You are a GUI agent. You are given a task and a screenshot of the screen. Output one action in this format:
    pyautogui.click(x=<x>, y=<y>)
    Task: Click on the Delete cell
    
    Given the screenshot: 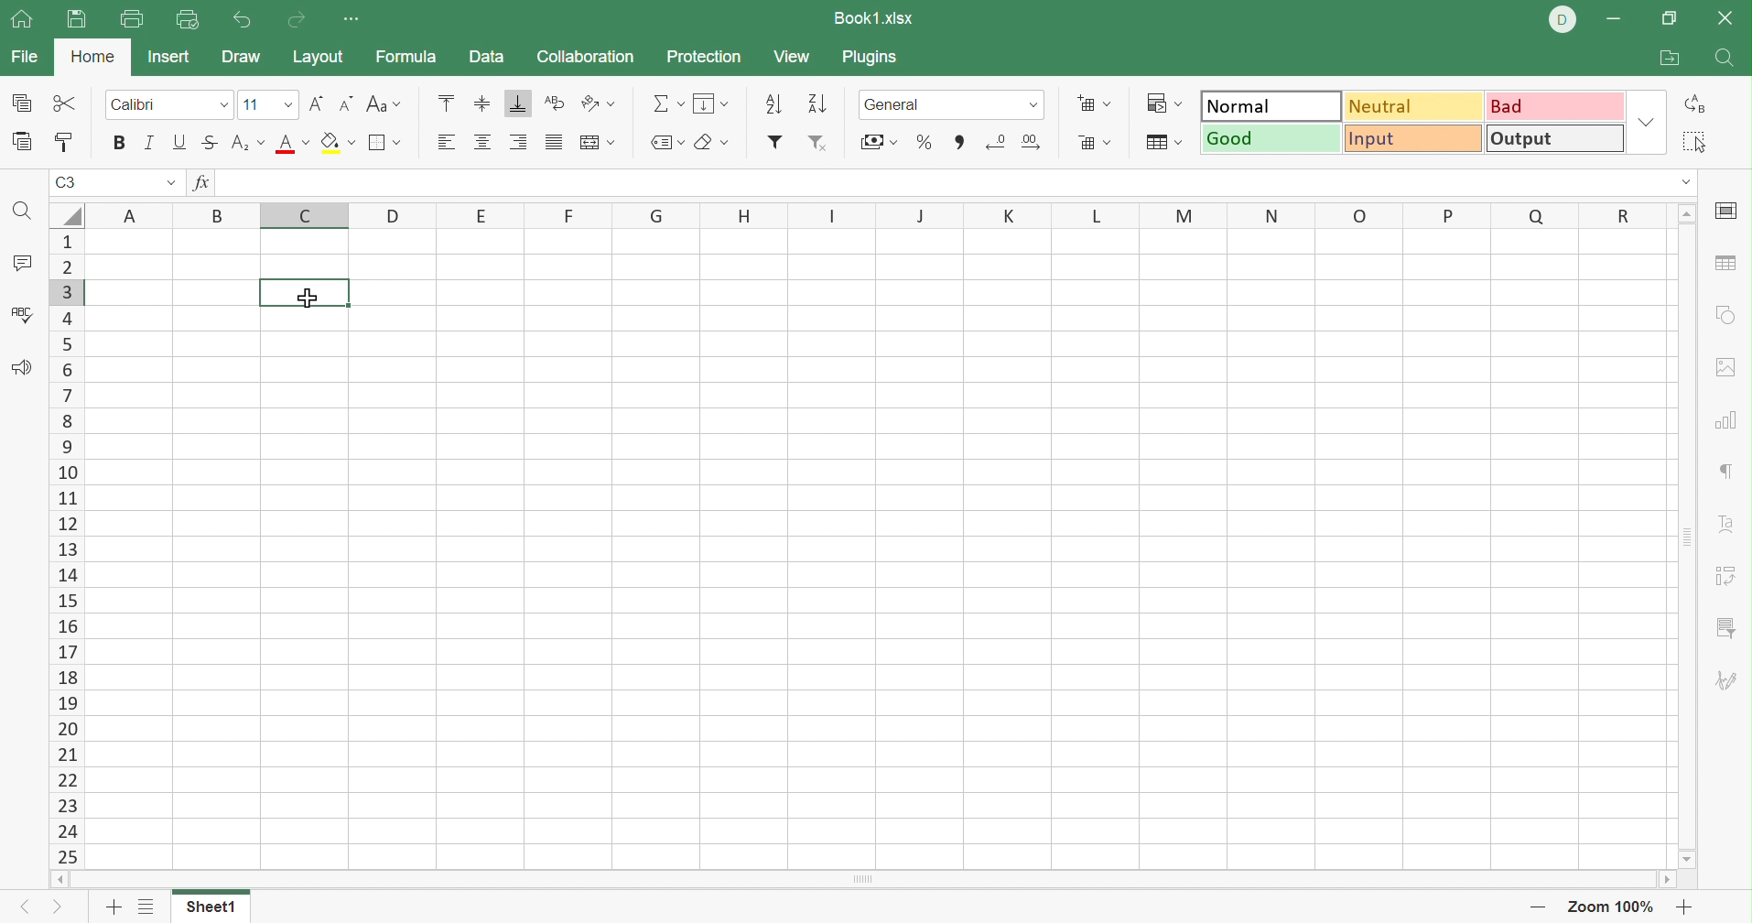 What is the action you would take?
    pyautogui.click(x=1092, y=144)
    